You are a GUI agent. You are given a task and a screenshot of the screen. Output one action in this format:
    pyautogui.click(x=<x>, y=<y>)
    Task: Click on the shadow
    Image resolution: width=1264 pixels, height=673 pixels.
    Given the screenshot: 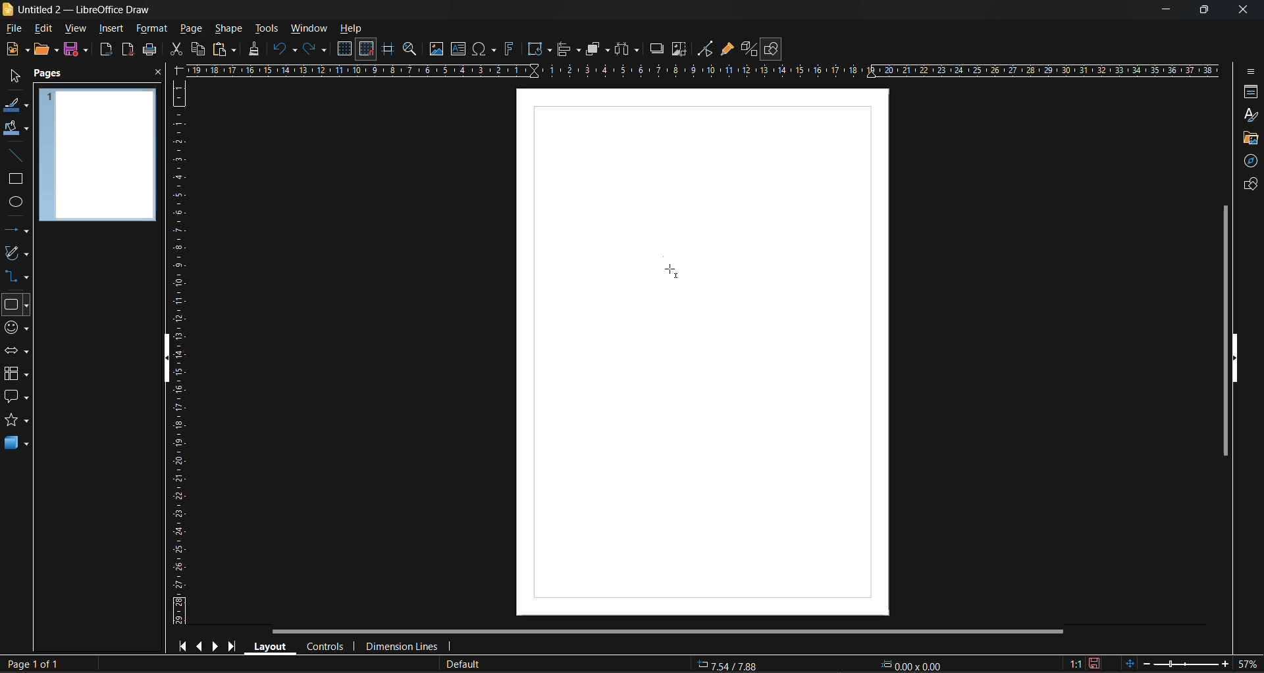 What is the action you would take?
    pyautogui.click(x=658, y=49)
    